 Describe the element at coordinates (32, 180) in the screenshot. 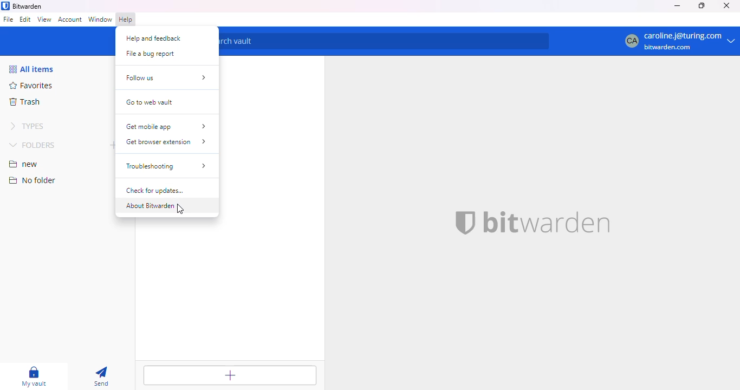

I see `no folder` at that location.